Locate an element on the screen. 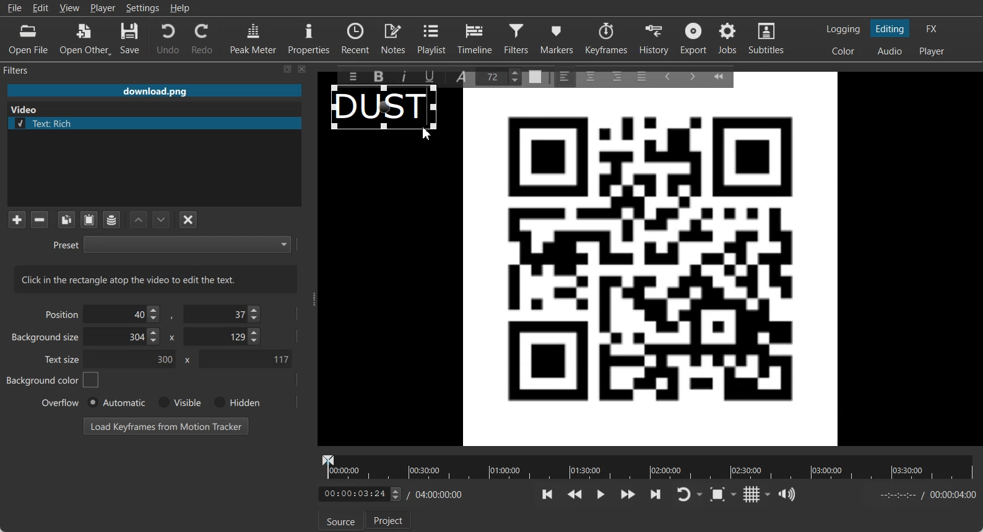 This screenshot has width=983, height=532. Subtitles is located at coordinates (767, 38).